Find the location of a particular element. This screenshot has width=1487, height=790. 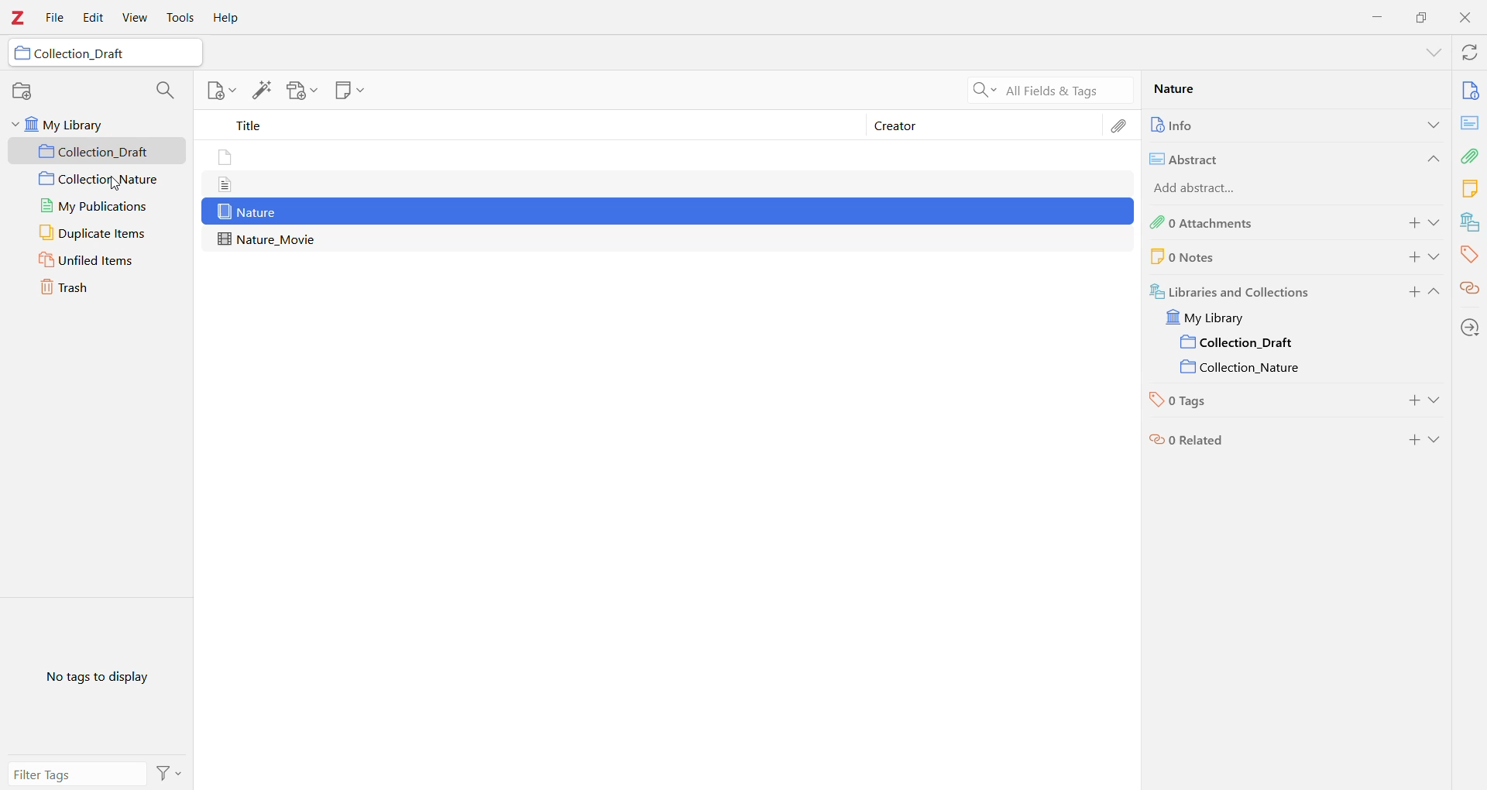

Add Item(s) by Identifier is located at coordinates (264, 91).